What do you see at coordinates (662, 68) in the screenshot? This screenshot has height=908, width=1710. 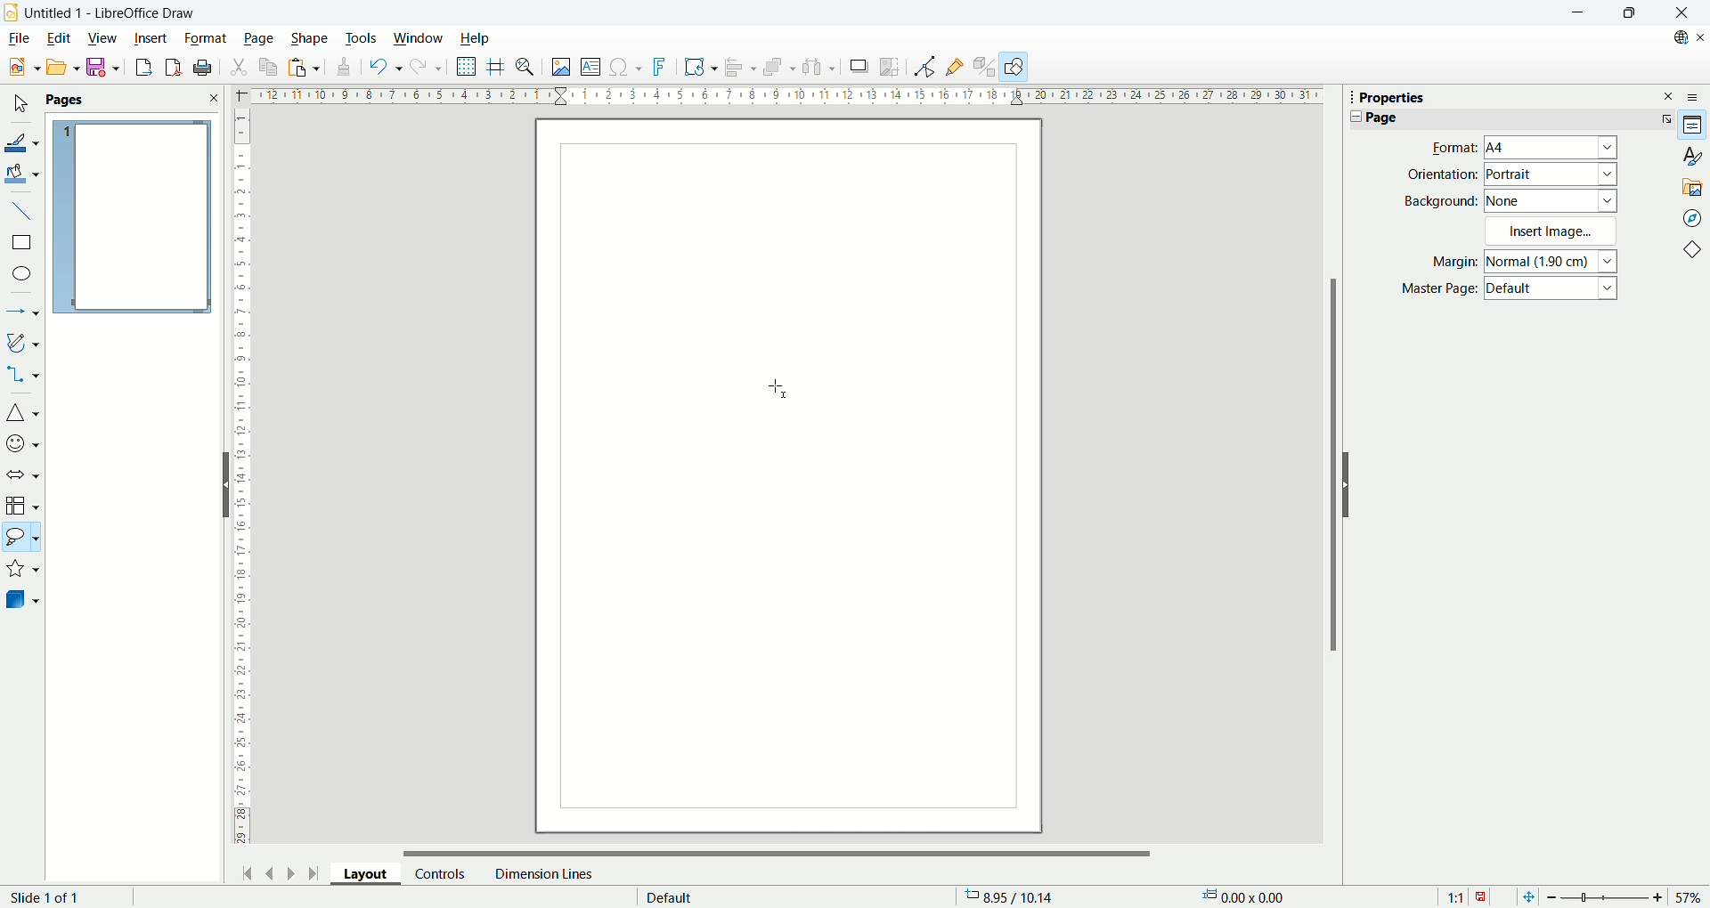 I see `fontwork text` at bounding box center [662, 68].